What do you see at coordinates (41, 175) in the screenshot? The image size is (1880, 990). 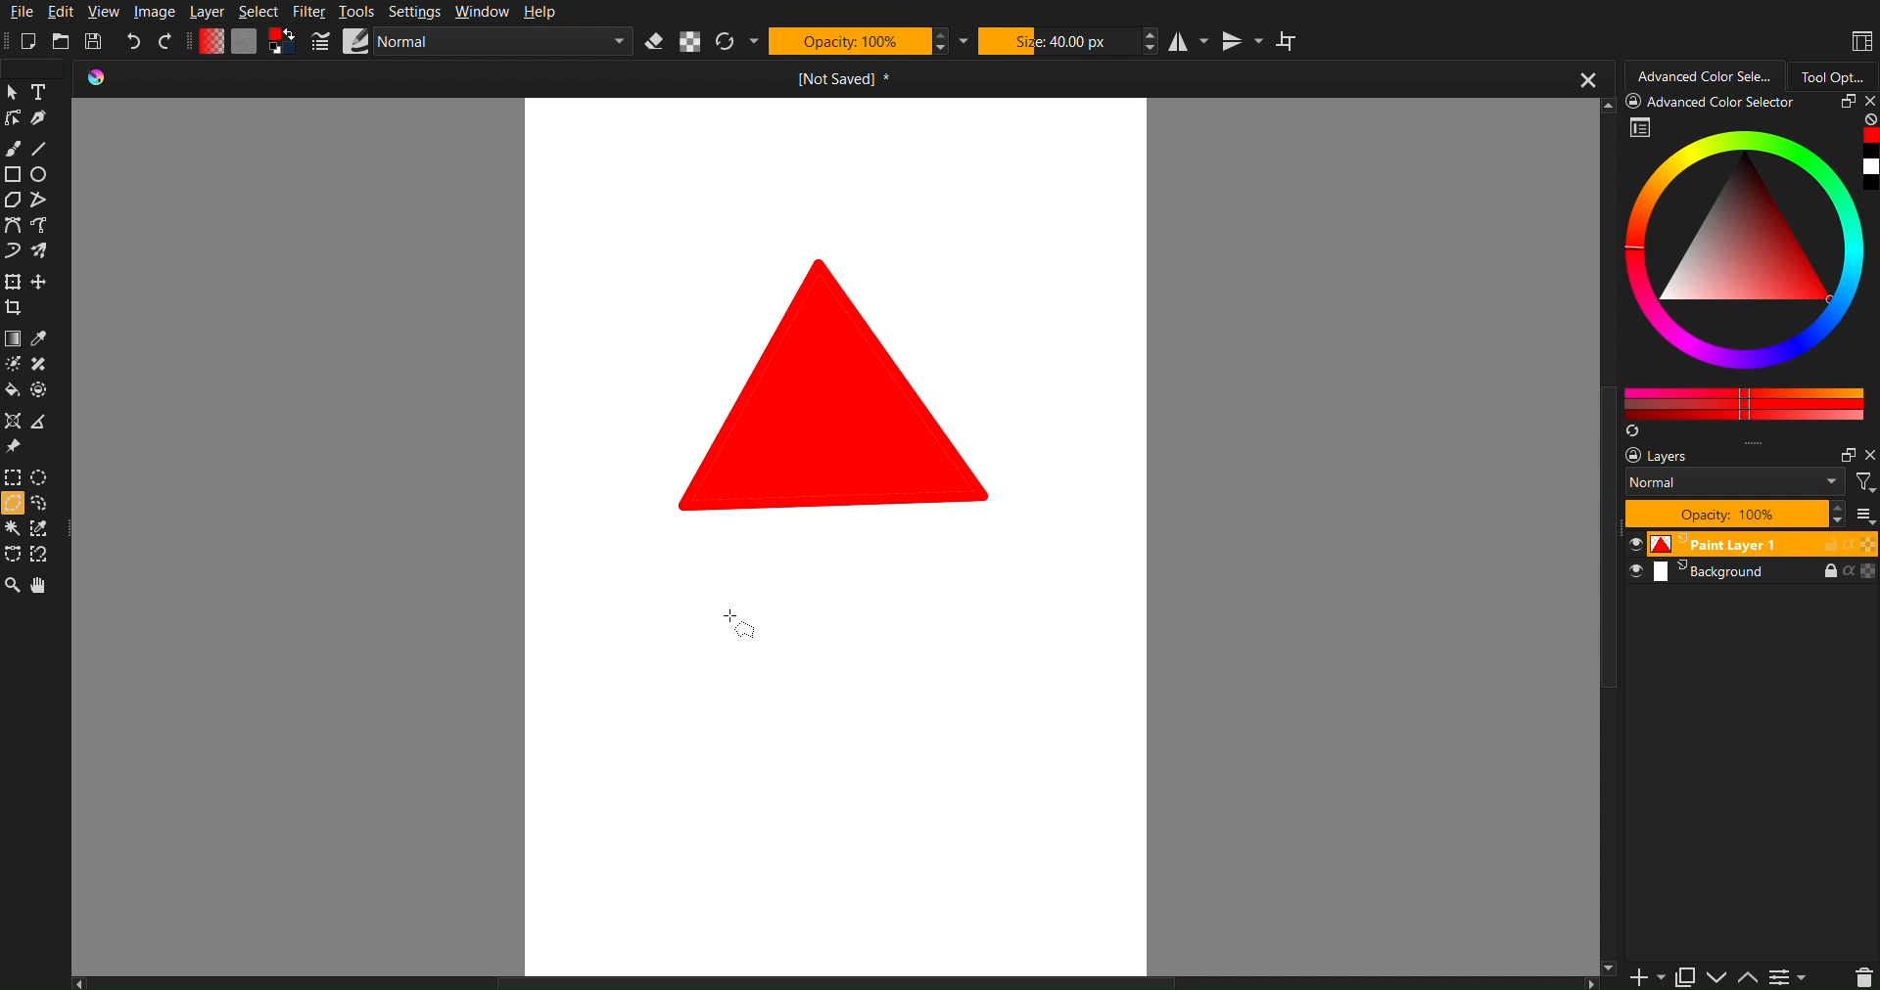 I see `Circle` at bounding box center [41, 175].